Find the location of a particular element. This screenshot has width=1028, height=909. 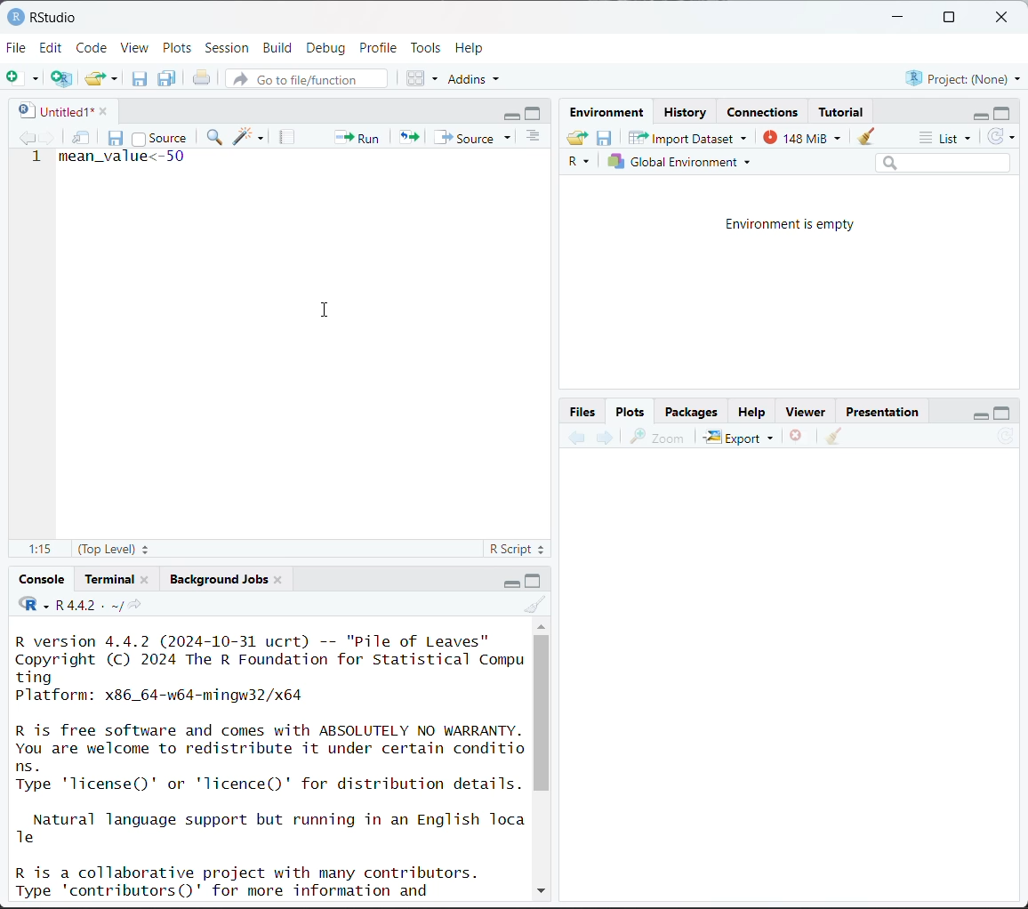

show document outline is located at coordinates (536, 138).